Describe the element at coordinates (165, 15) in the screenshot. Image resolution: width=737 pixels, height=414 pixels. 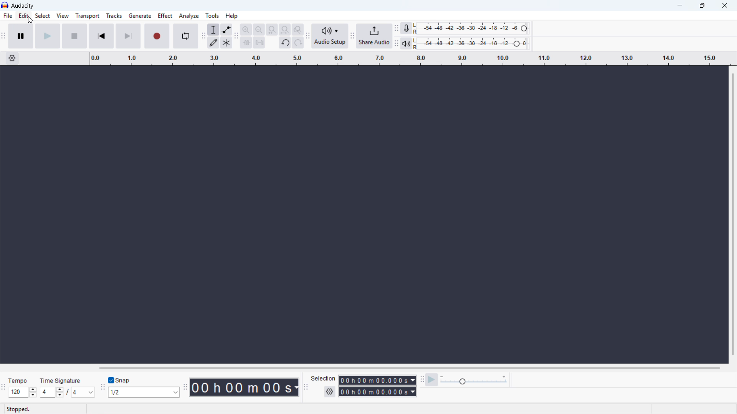
I see `effect` at that location.